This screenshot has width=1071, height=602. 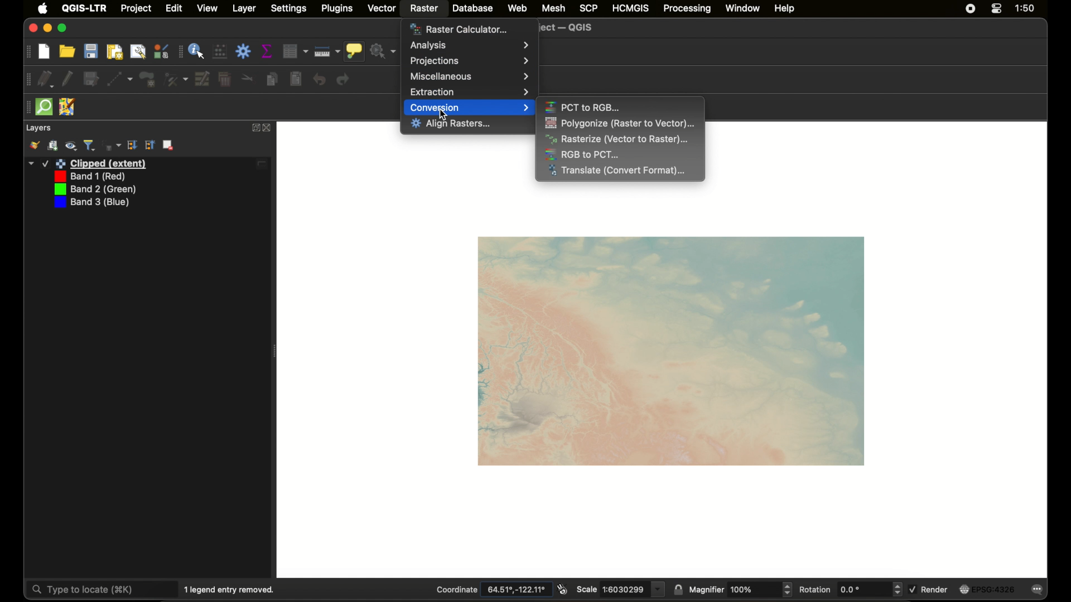 What do you see at coordinates (295, 51) in the screenshot?
I see `open attribute table` at bounding box center [295, 51].